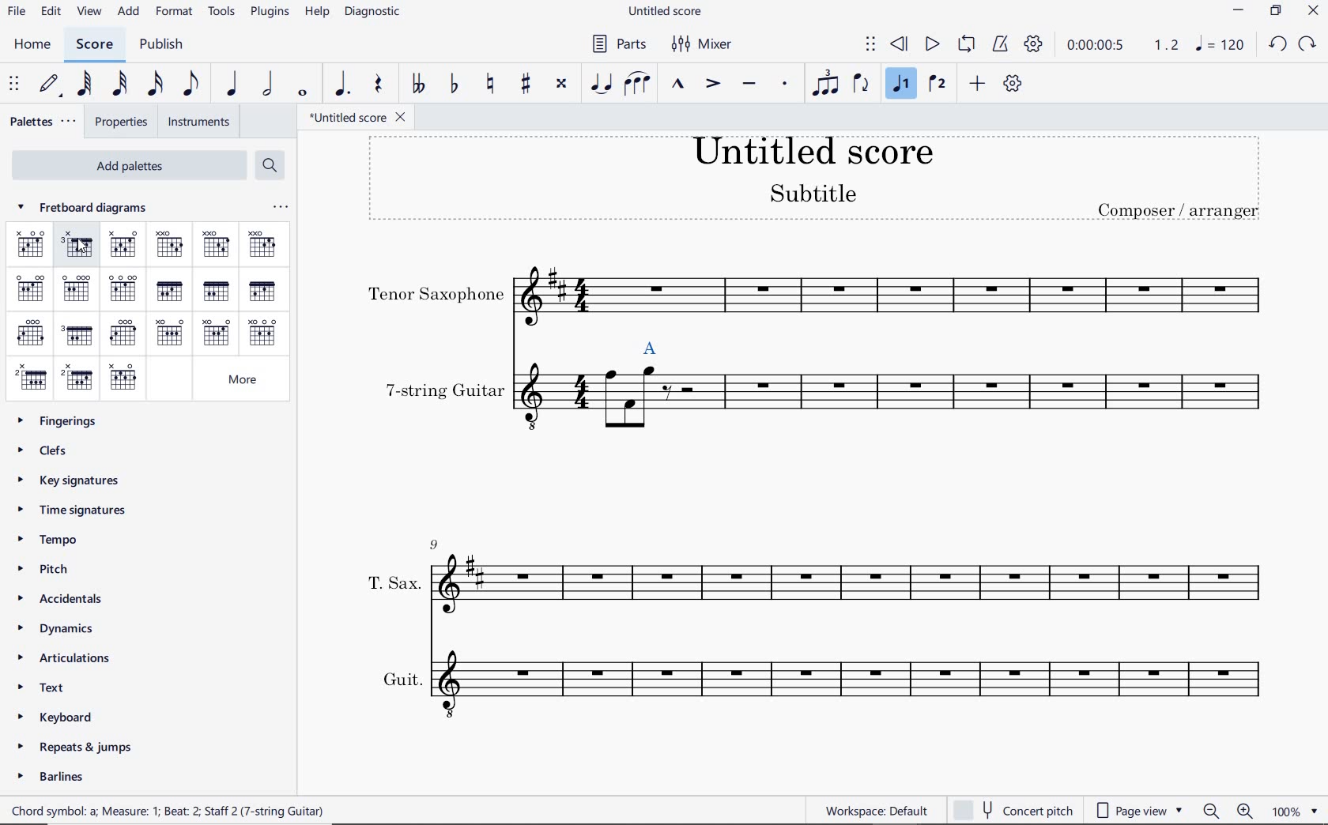 This screenshot has height=825, width=1328. Describe the element at coordinates (382, 84) in the screenshot. I see `REST` at that location.